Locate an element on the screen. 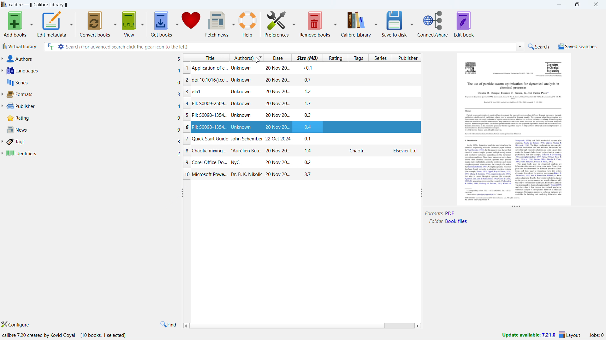 The image size is (606, 340). 0.1 is located at coordinates (309, 139).